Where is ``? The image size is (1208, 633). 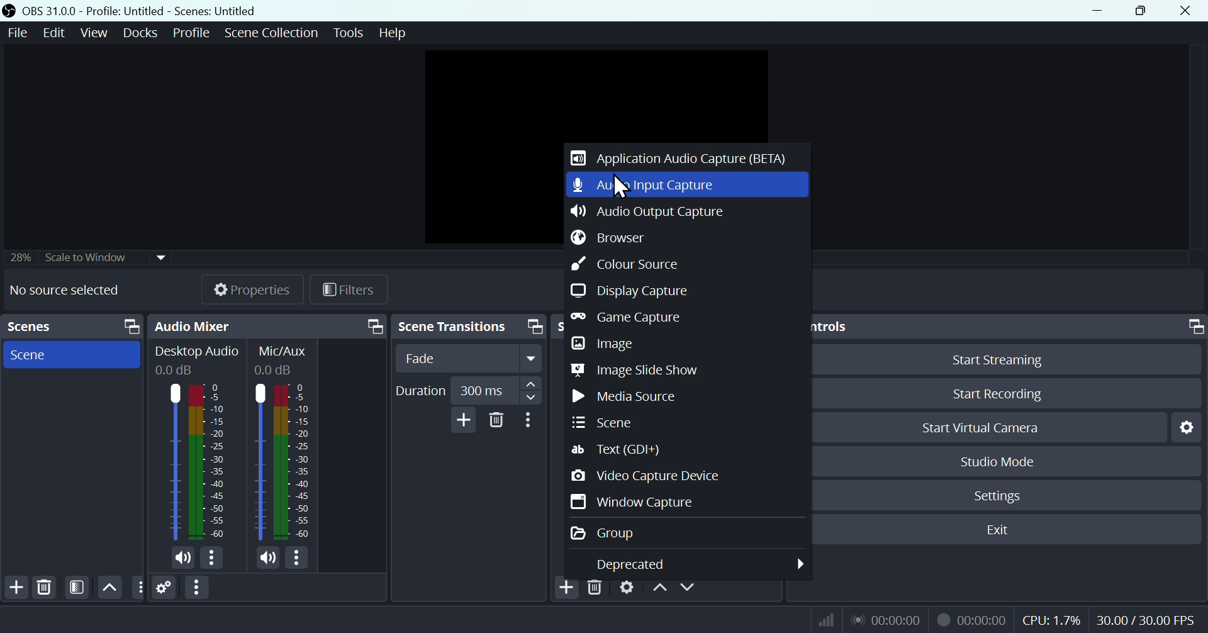
 is located at coordinates (618, 239).